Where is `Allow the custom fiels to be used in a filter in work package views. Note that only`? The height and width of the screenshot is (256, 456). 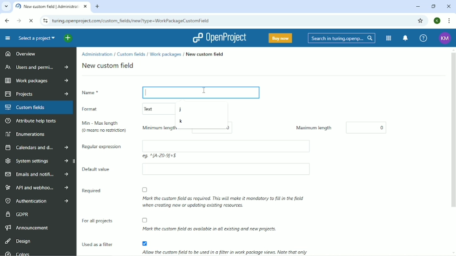
Allow the custom fiels to be used in a filter in work package views. Note that only is located at coordinates (222, 247).